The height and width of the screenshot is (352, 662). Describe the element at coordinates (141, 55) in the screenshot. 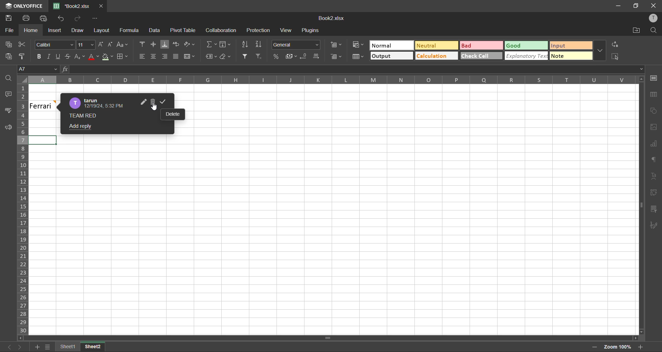

I see `align left` at that location.